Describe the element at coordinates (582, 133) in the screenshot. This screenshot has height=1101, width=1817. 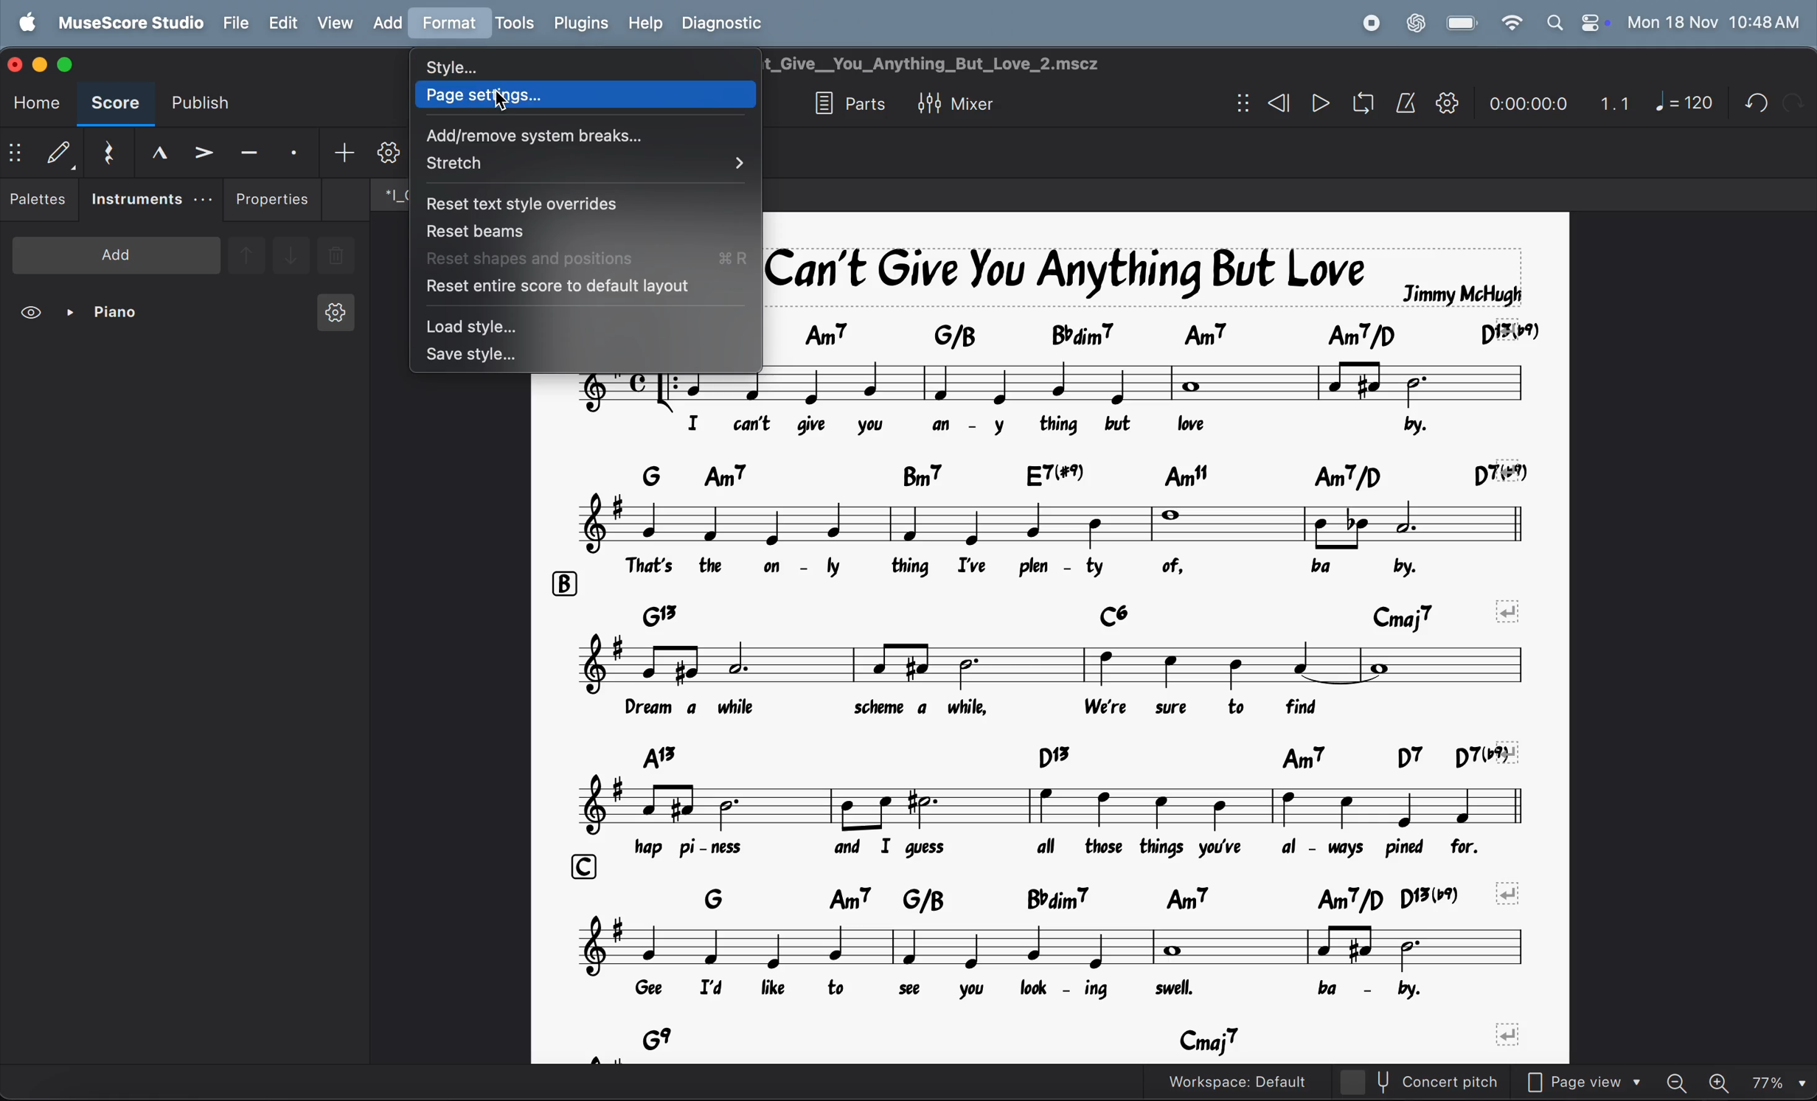
I see `add and remove system breaks` at that location.